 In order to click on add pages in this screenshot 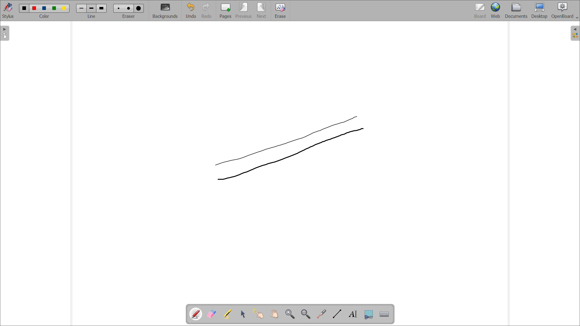, I will do `click(226, 11)`.